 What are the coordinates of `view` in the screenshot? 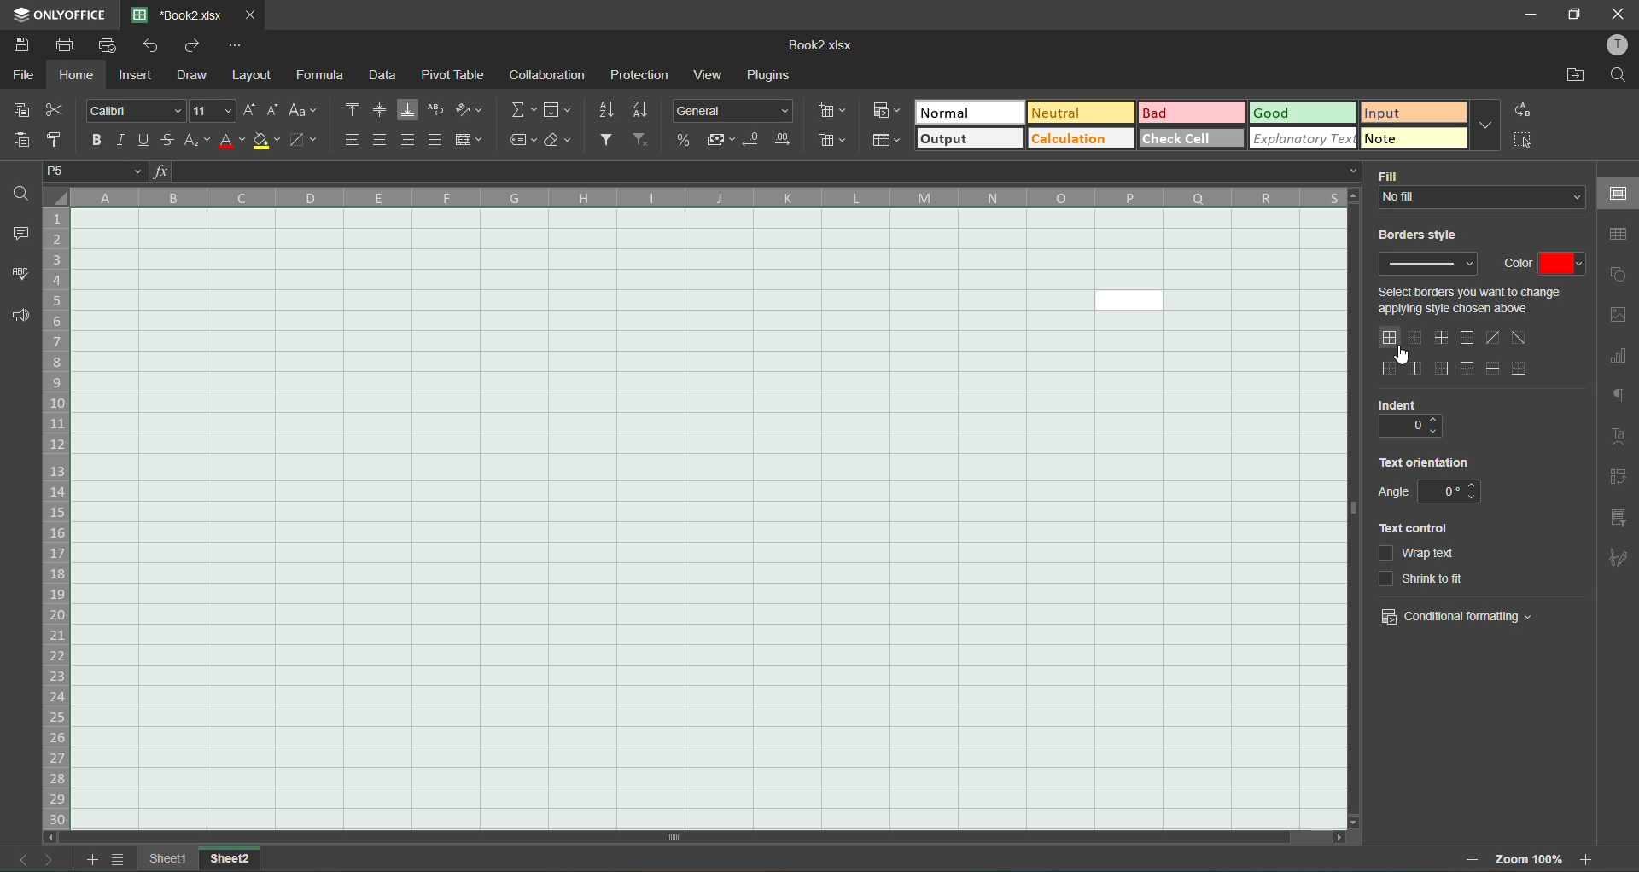 It's located at (714, 74).